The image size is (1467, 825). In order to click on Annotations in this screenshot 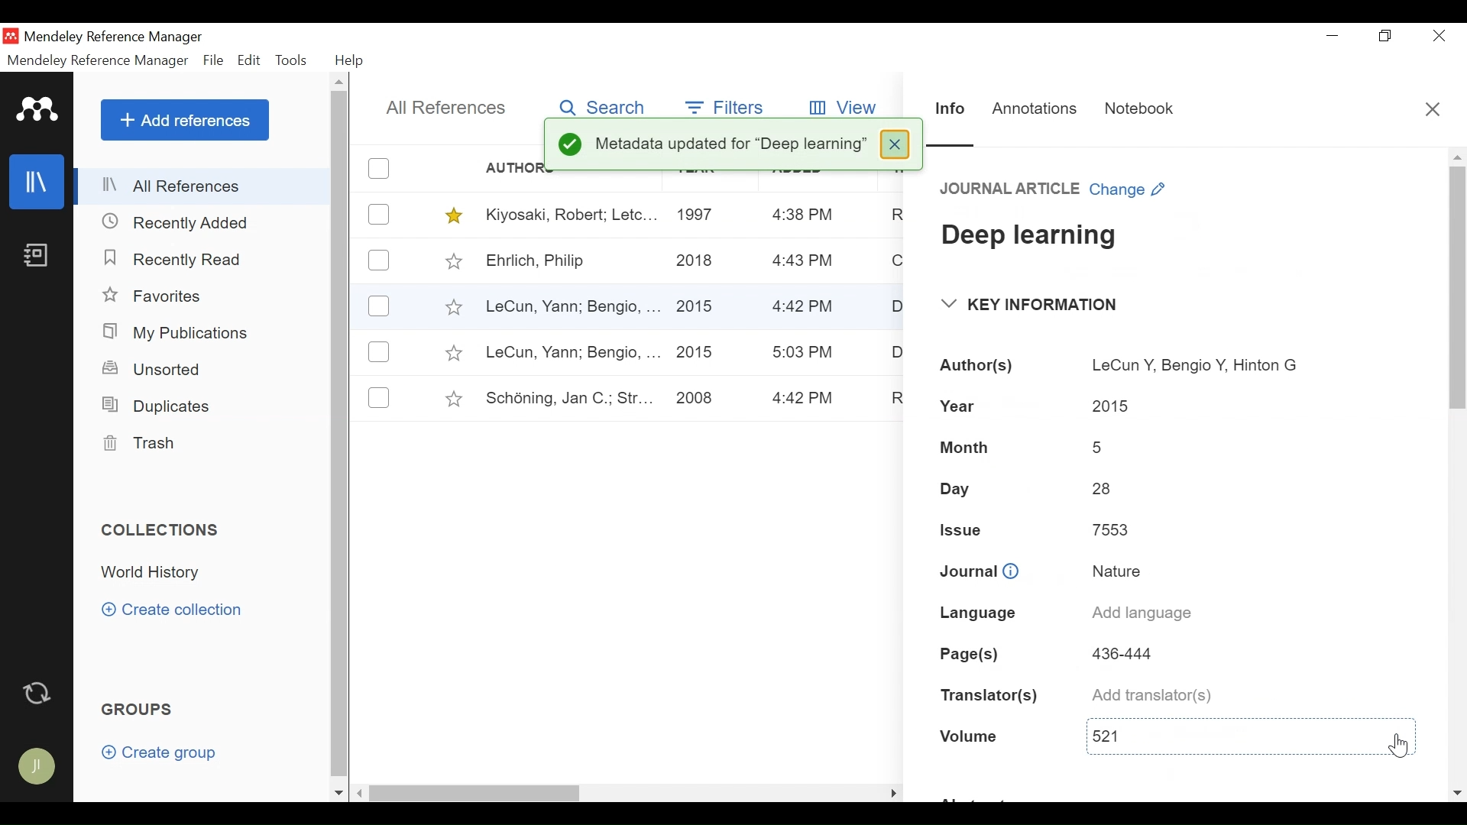, I will do `click(1035, 106)`.